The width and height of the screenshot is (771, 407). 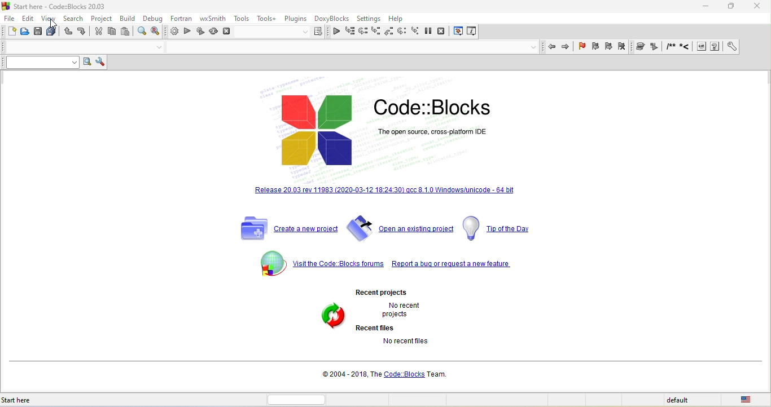 I want to click on cursor, so click(x=53, y=23).